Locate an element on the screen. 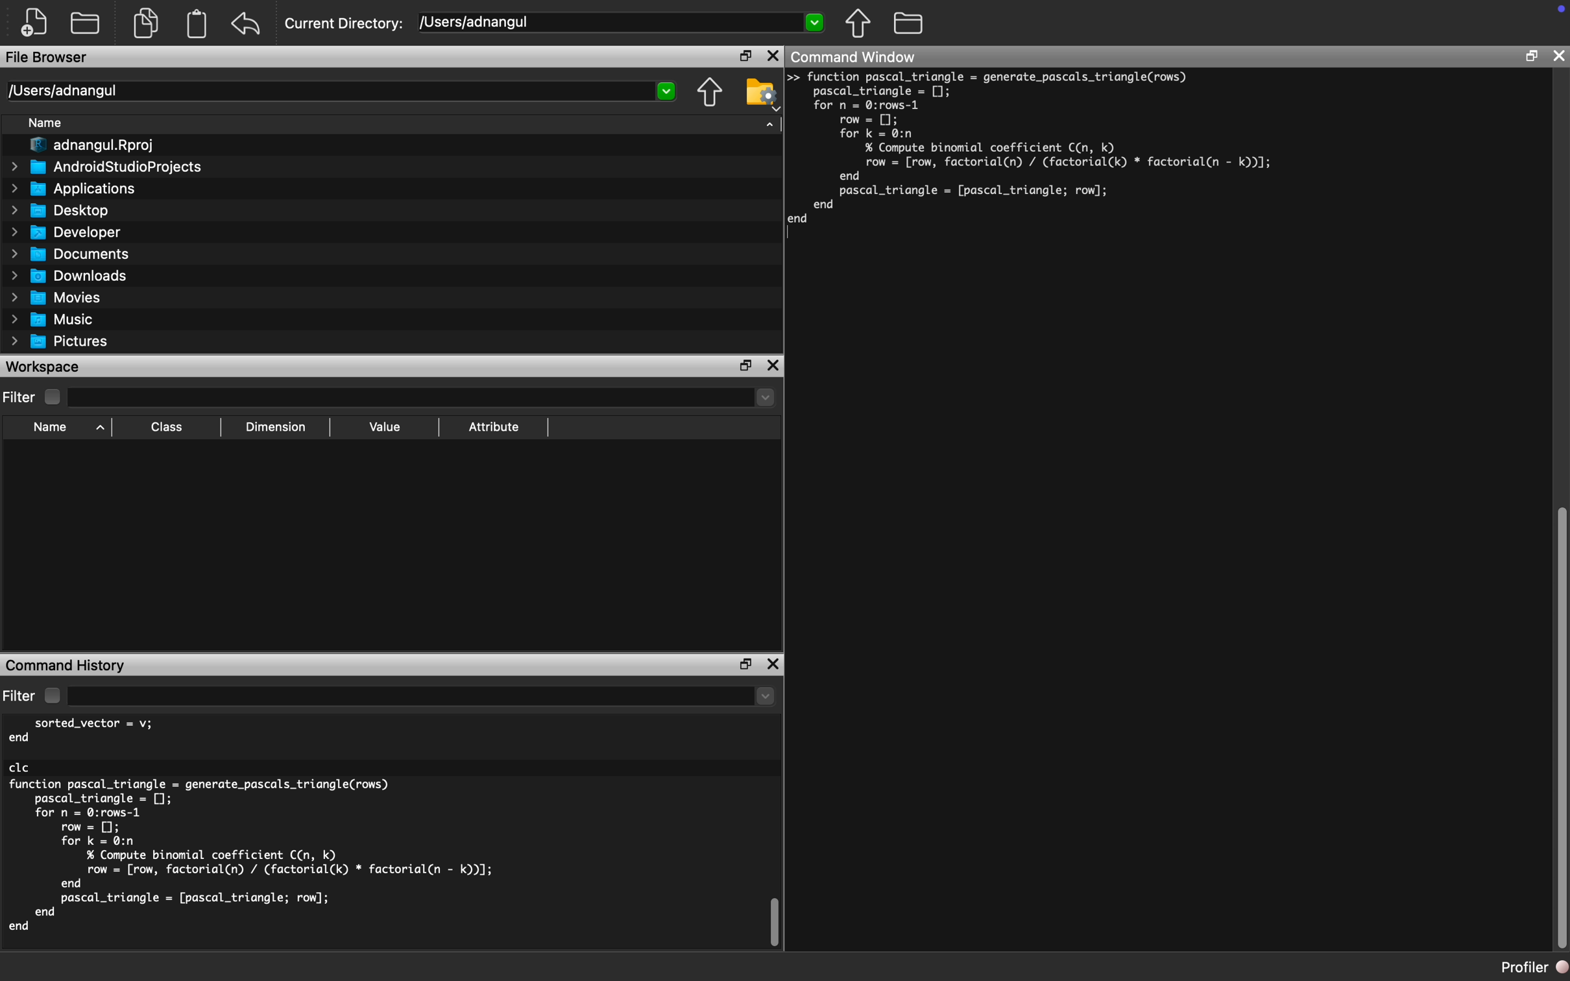  Redo is located at coordinates (247, 25).